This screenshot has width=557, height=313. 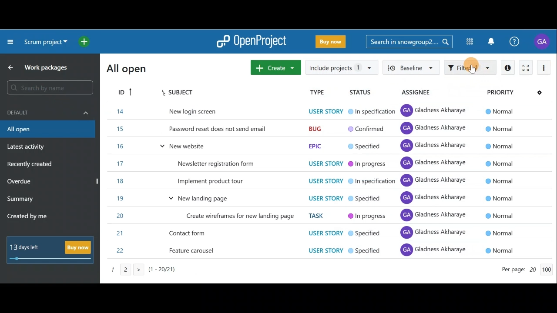 I want to click on Subject, so click(x=178, y=93).